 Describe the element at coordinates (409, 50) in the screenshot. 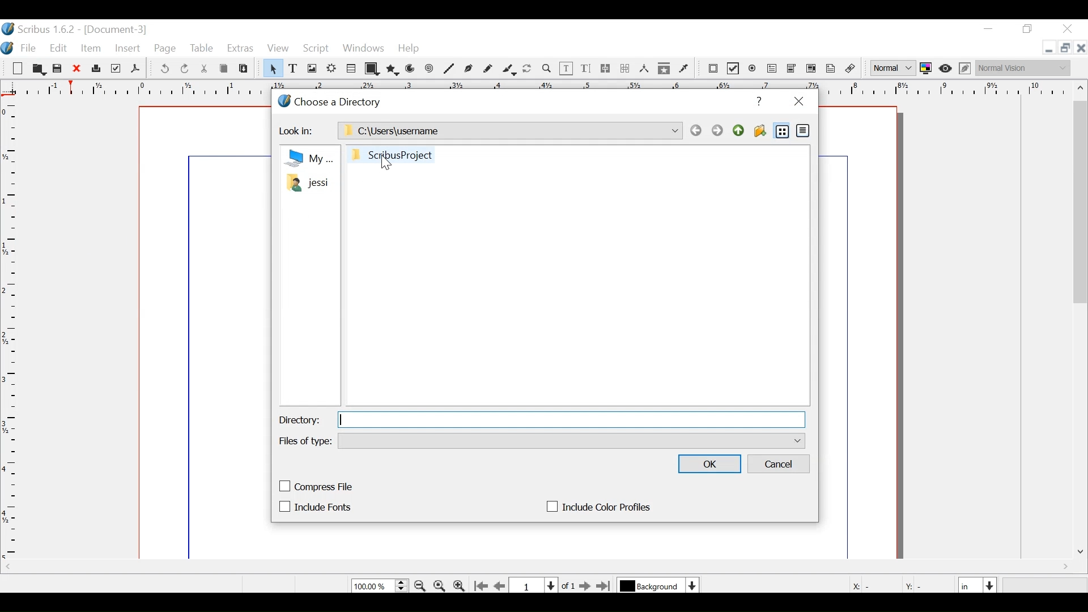

I see `Help` at that location.